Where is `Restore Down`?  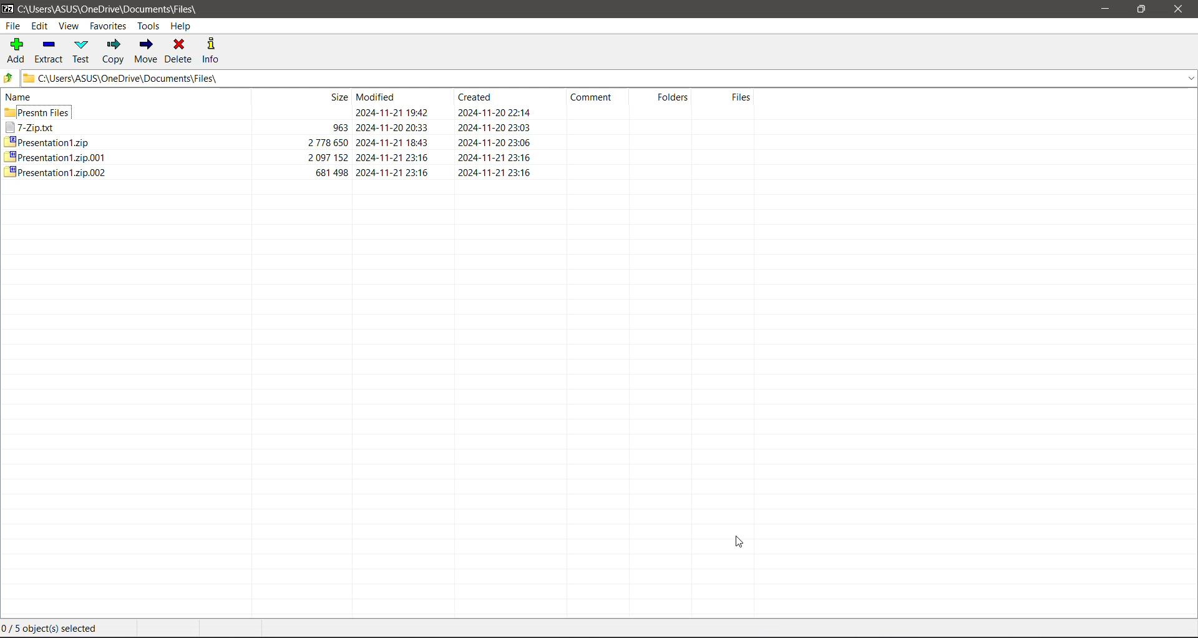 Restore Down is located at coordinates (1142, 9).